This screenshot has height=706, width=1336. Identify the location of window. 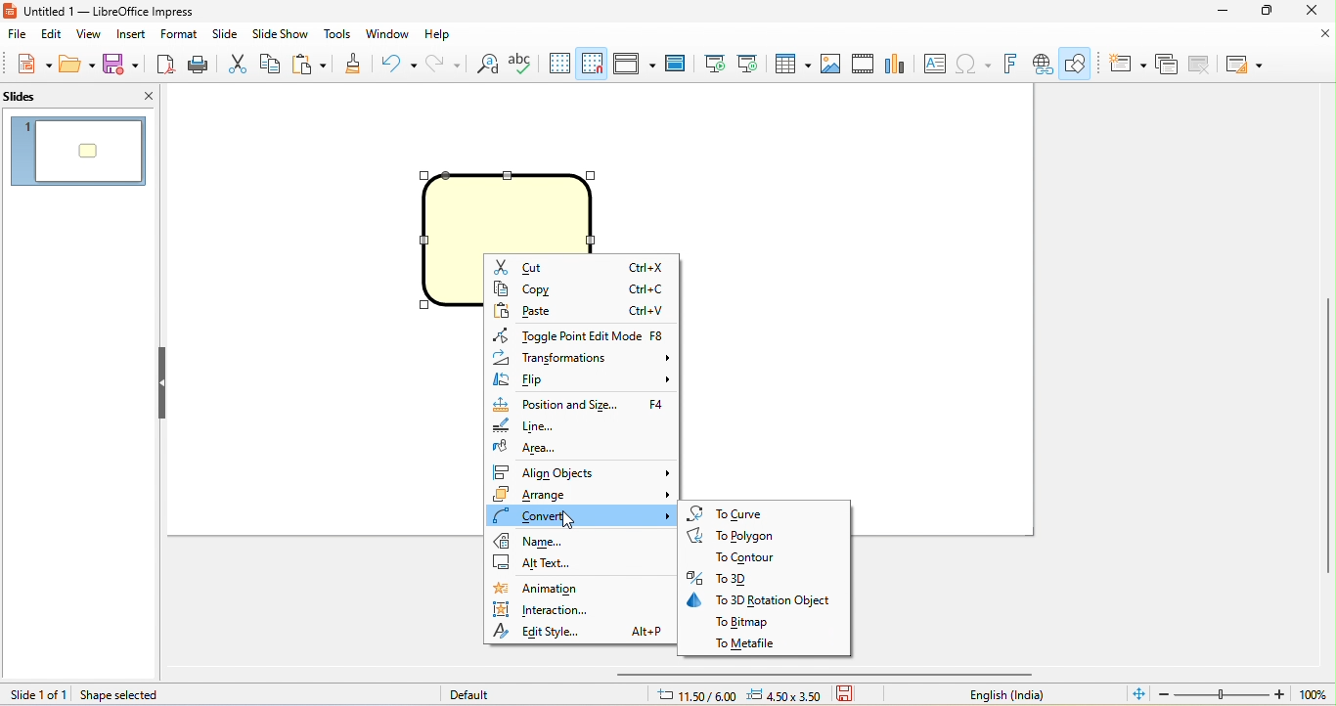
(387, 35).